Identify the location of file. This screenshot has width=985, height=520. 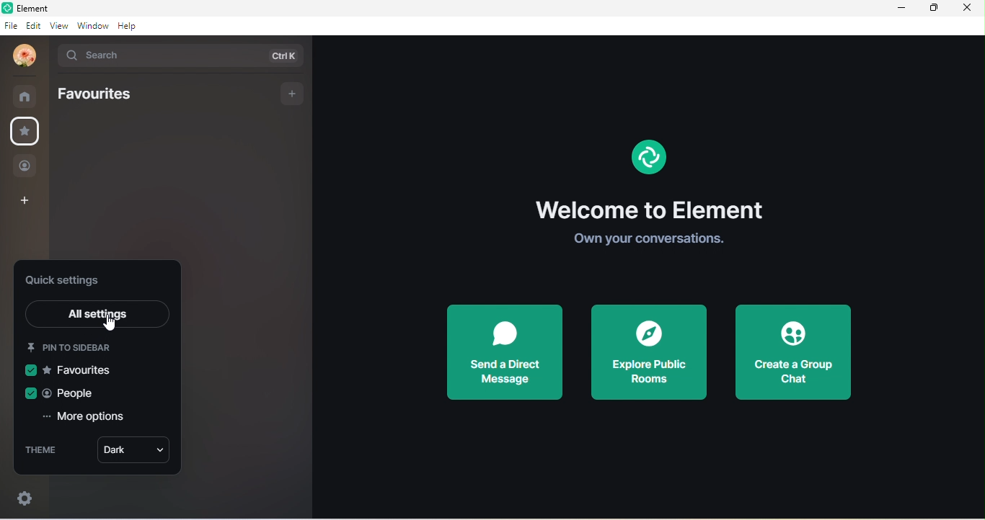
(10, 25).